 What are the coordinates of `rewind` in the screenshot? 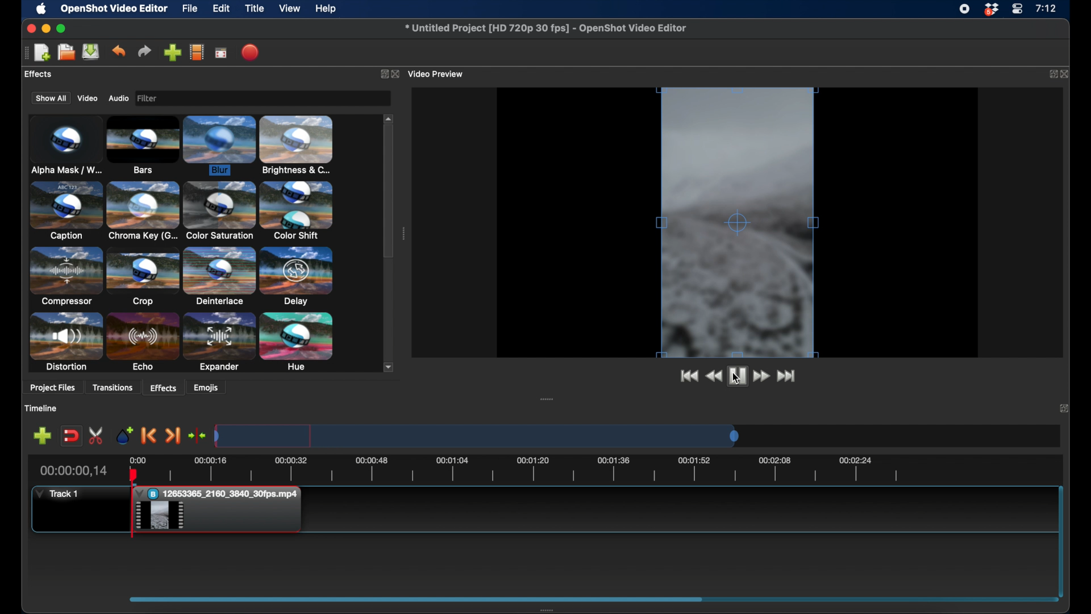 It's located at (715, 377).